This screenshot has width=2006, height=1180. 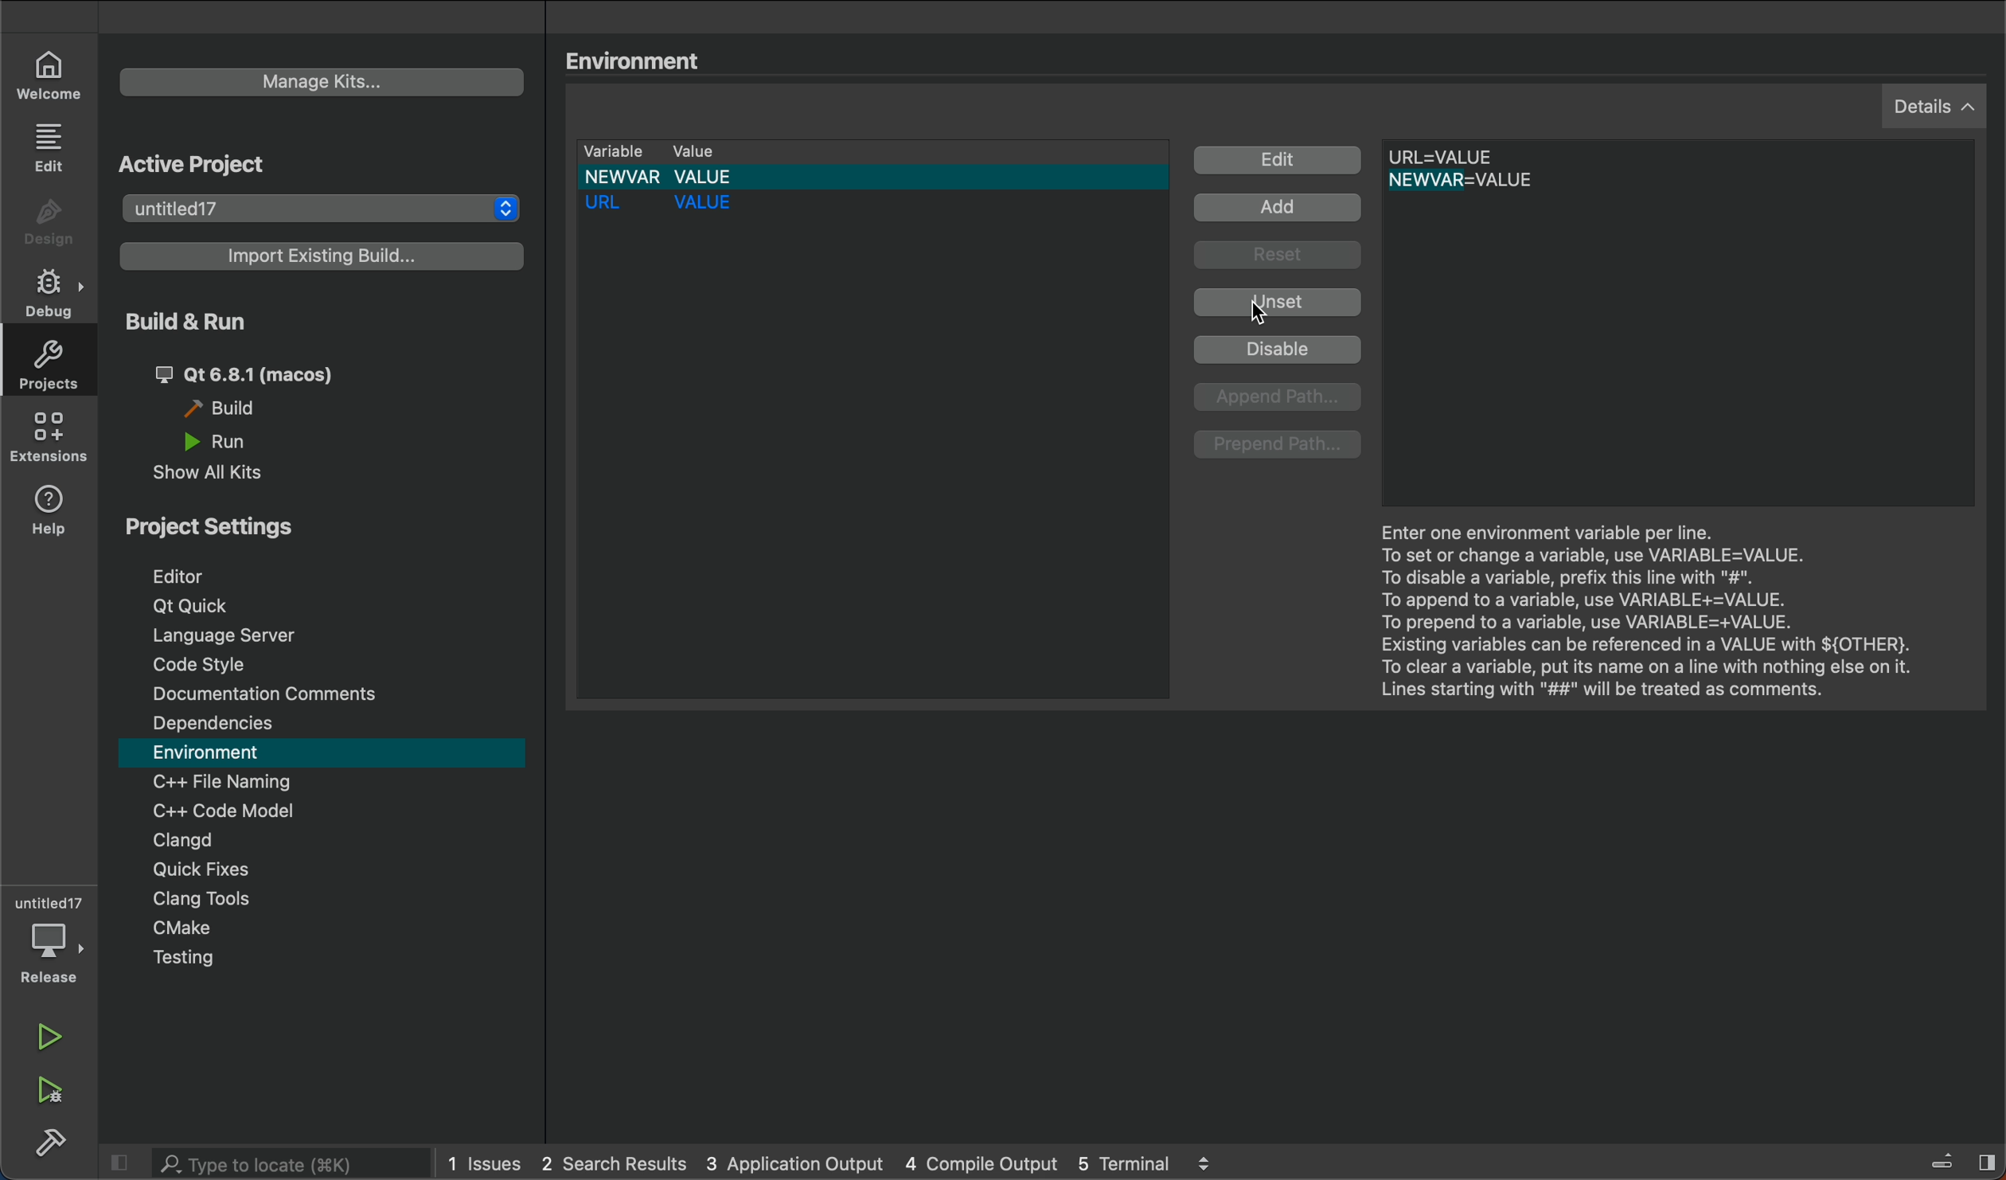 What do you see at coordinates (1929, 109) in the screenshot?
I see `details` at bounding box center [1929, 109].